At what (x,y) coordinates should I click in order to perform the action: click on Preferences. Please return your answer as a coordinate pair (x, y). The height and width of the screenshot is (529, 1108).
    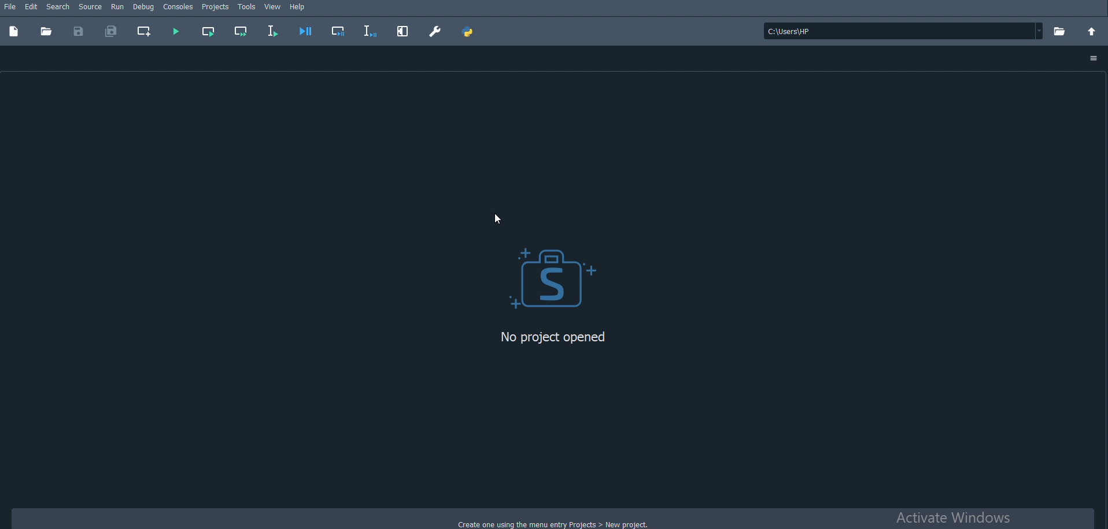
    Looking at the image, I should click on (436, 31).